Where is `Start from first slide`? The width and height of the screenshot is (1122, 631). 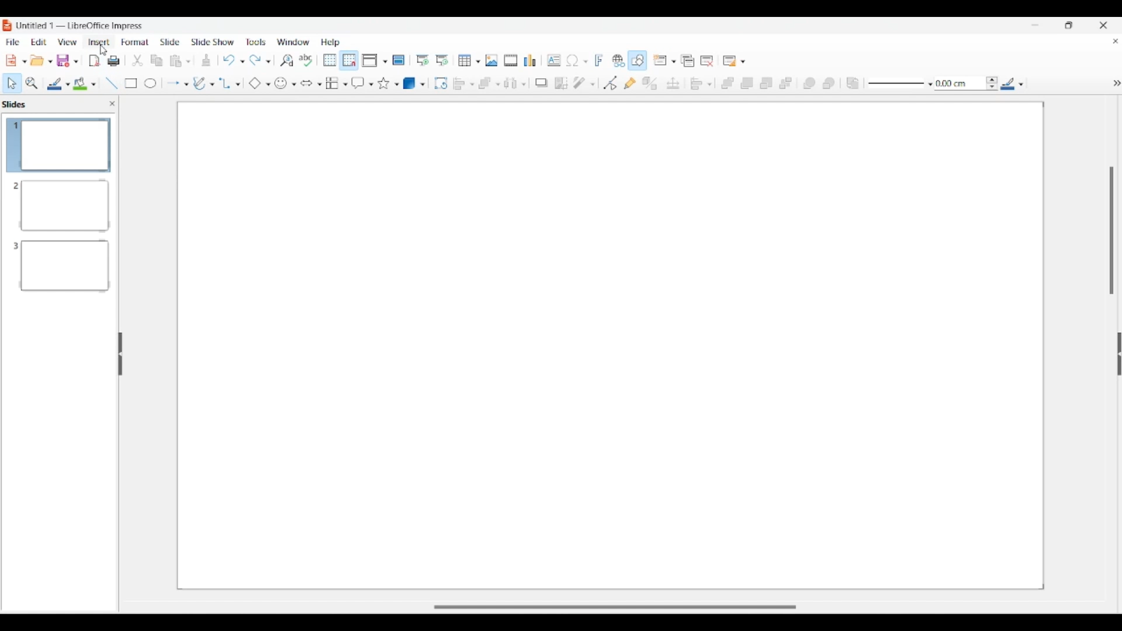
Start from first slide is located at coordinates (423, 60).